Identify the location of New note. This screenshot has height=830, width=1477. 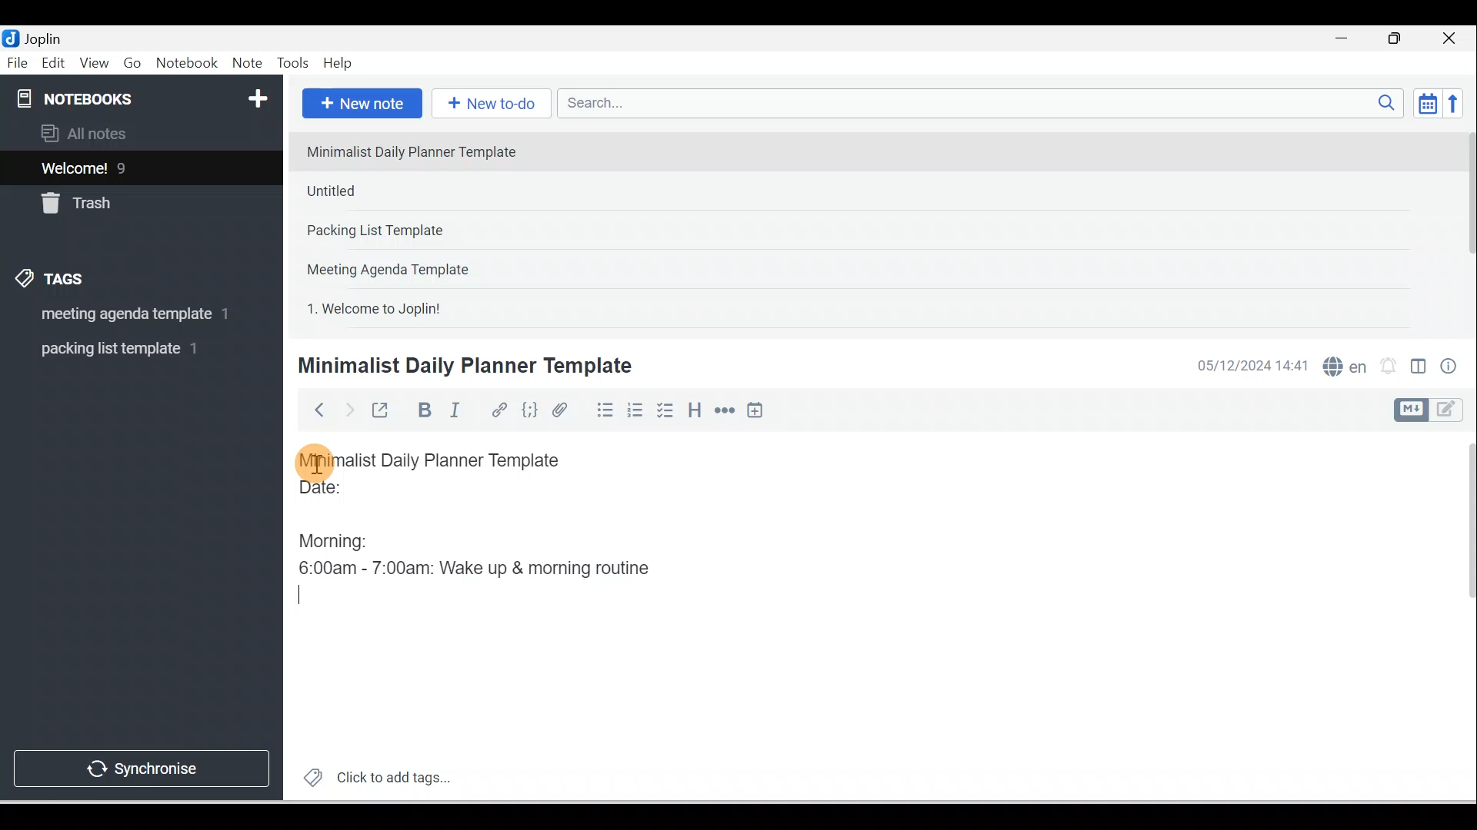
(359, 105).